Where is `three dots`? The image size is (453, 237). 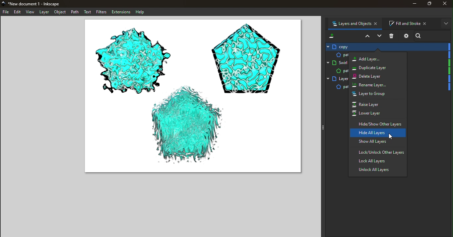 three dots is located at coordinates (324, 129).